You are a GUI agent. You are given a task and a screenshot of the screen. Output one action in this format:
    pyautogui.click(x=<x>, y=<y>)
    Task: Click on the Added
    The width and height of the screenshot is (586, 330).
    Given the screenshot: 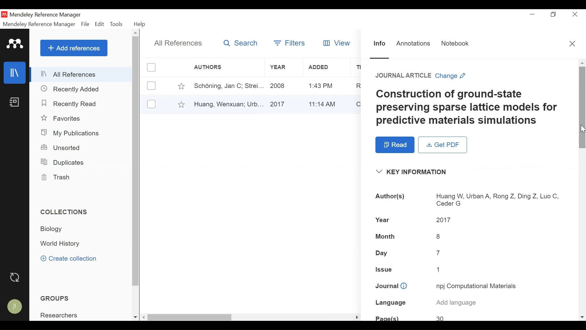 What is the action you would take?
    pyautogui.click(x=325, y=68)
    